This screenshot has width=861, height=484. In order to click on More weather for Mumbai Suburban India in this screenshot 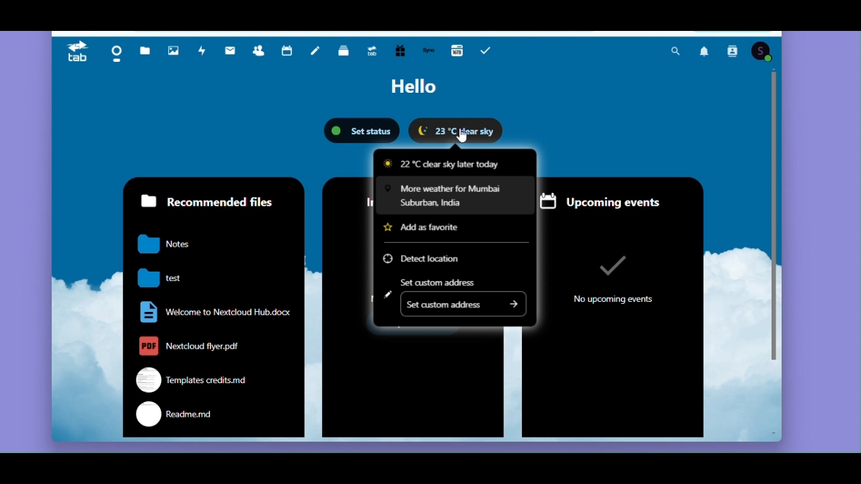, I will do `click(455, 199)`.